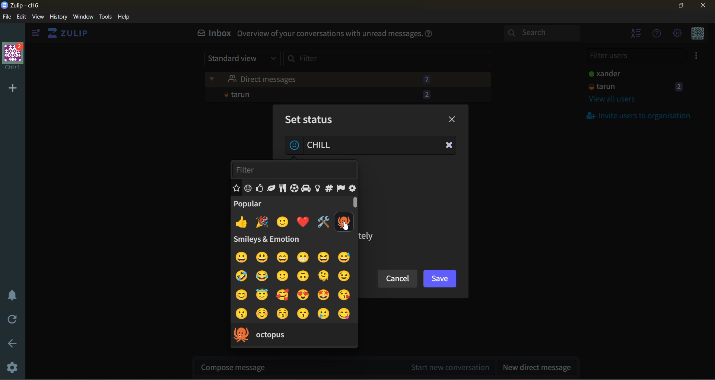  Describe the element at coordinates (341, 188) in the screenshot. I see `emoji` at that location.